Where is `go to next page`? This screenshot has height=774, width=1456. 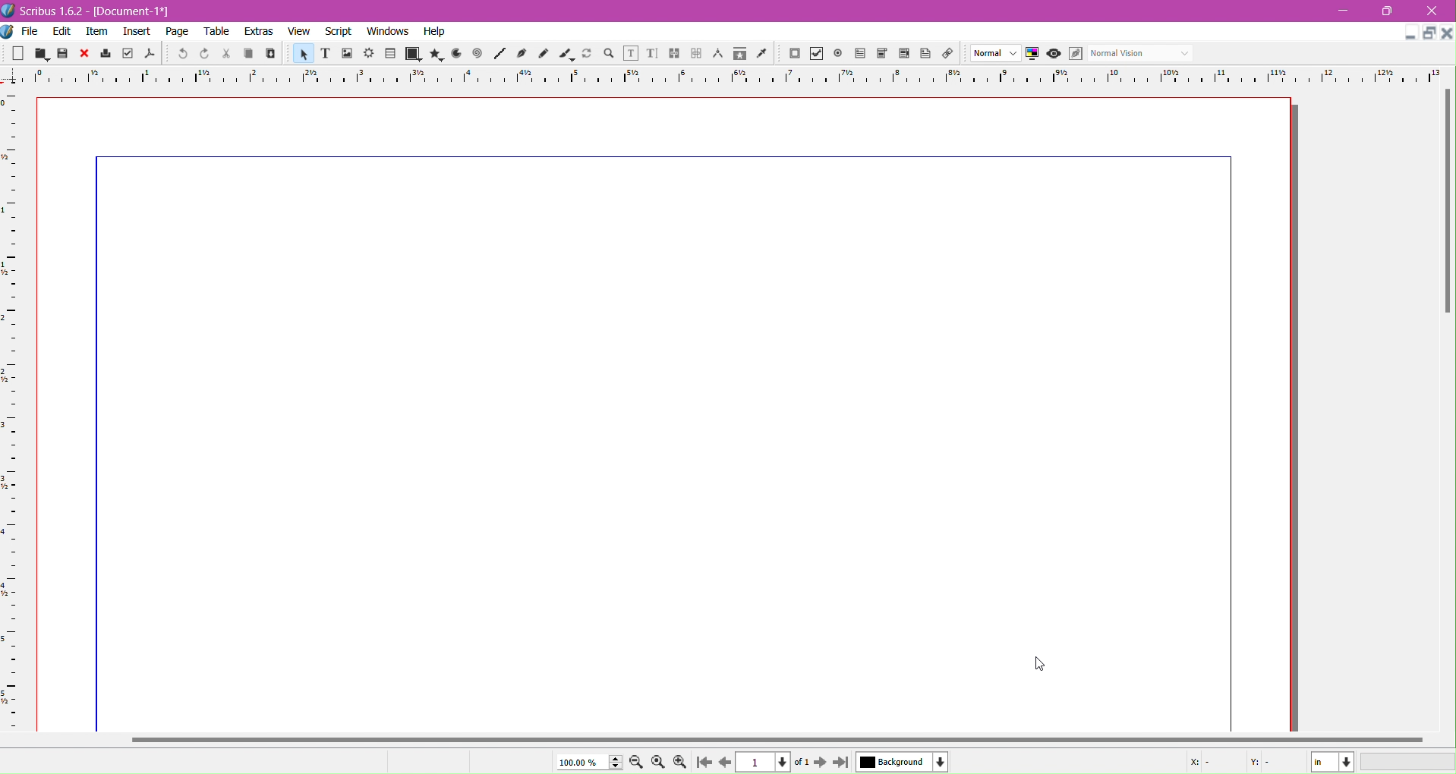 go to next page is located at coordinates (820, 763).